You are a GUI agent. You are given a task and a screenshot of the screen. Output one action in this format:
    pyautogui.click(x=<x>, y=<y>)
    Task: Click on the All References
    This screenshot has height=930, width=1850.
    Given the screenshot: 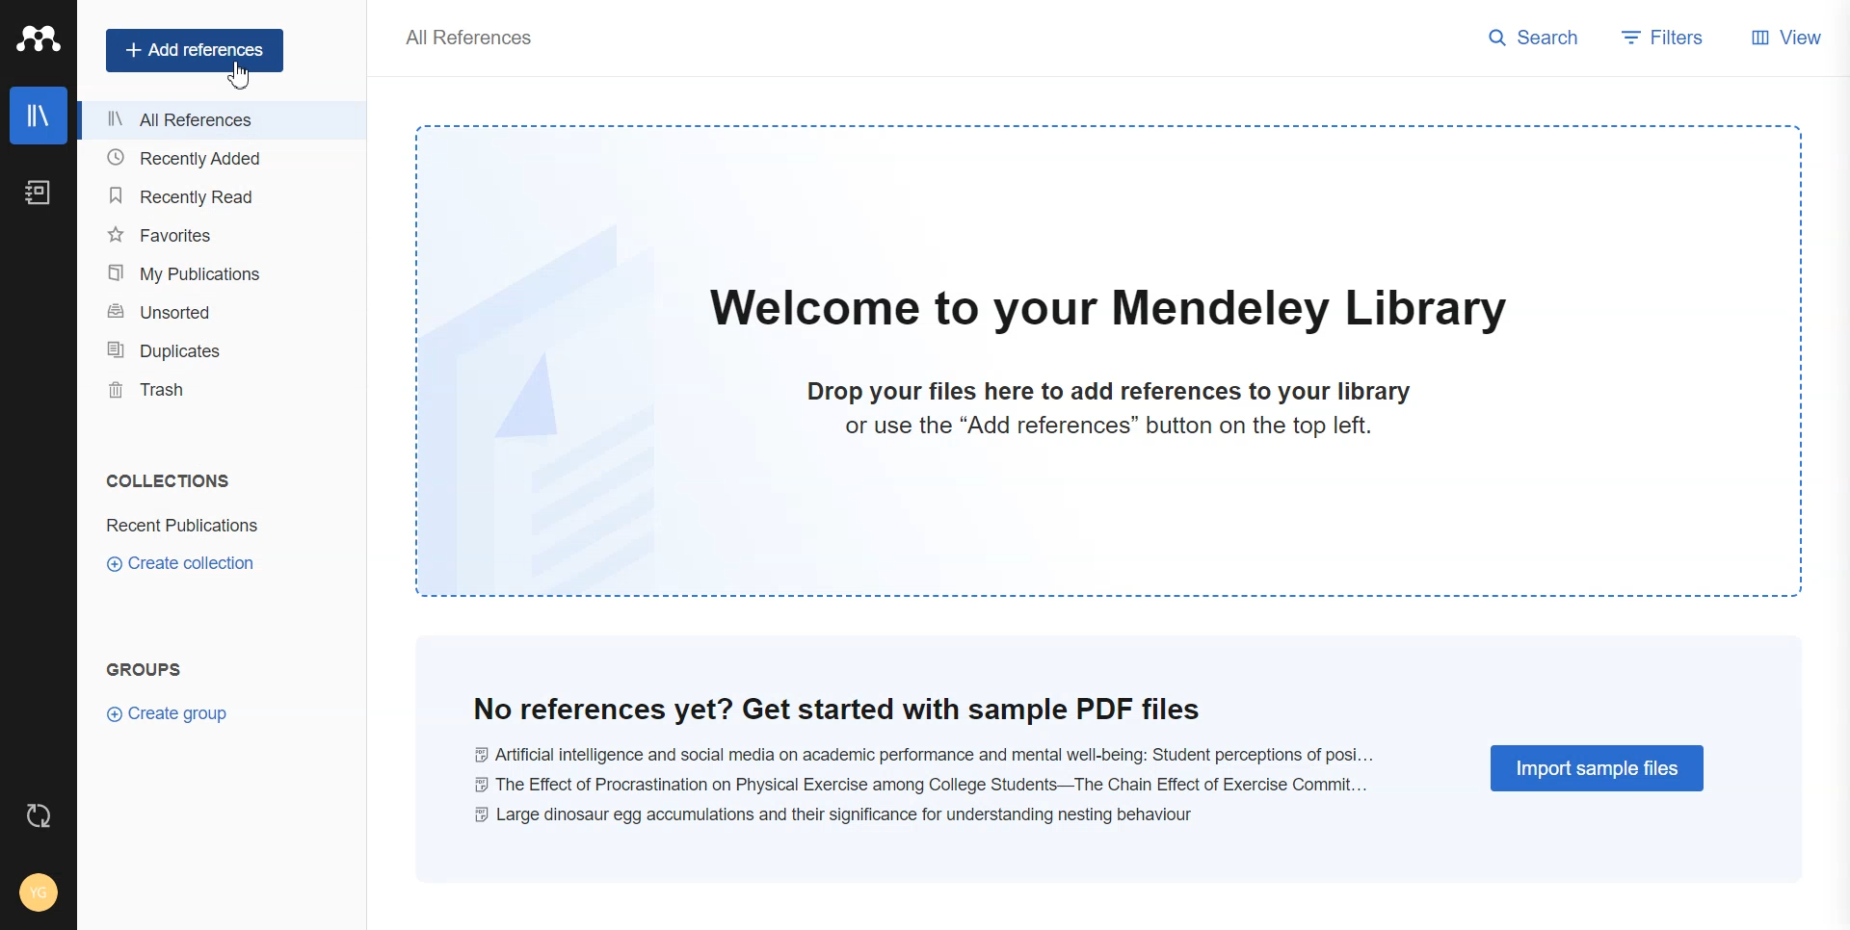 What is the action you would take?
    pyautogui.click(x=473, y=37)
    